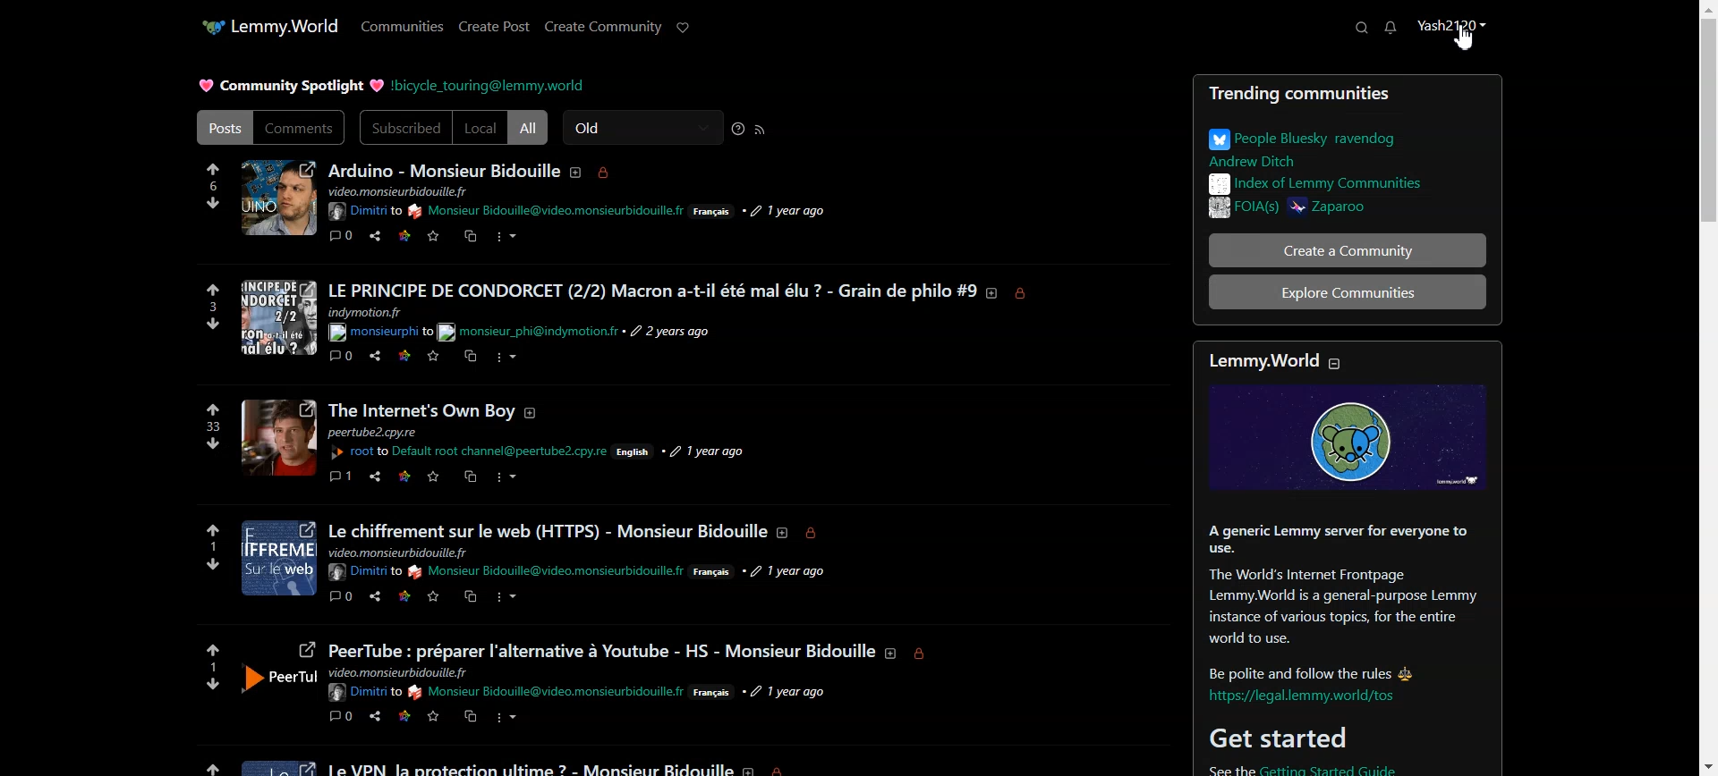 Image resolution: width=1718 pixels, height=776 pixels. I want to click on upvotes, so click(206, 288).